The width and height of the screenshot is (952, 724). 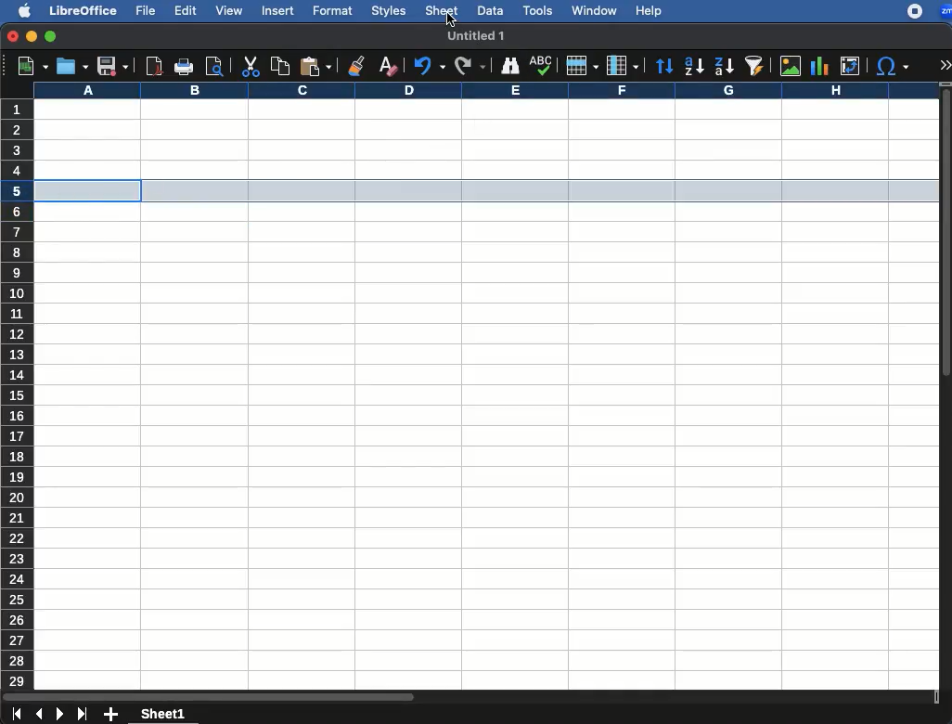 What do you see at coordinates (724, 66) in the screenshot?
I see `descending` at bounding box center [724, 66].